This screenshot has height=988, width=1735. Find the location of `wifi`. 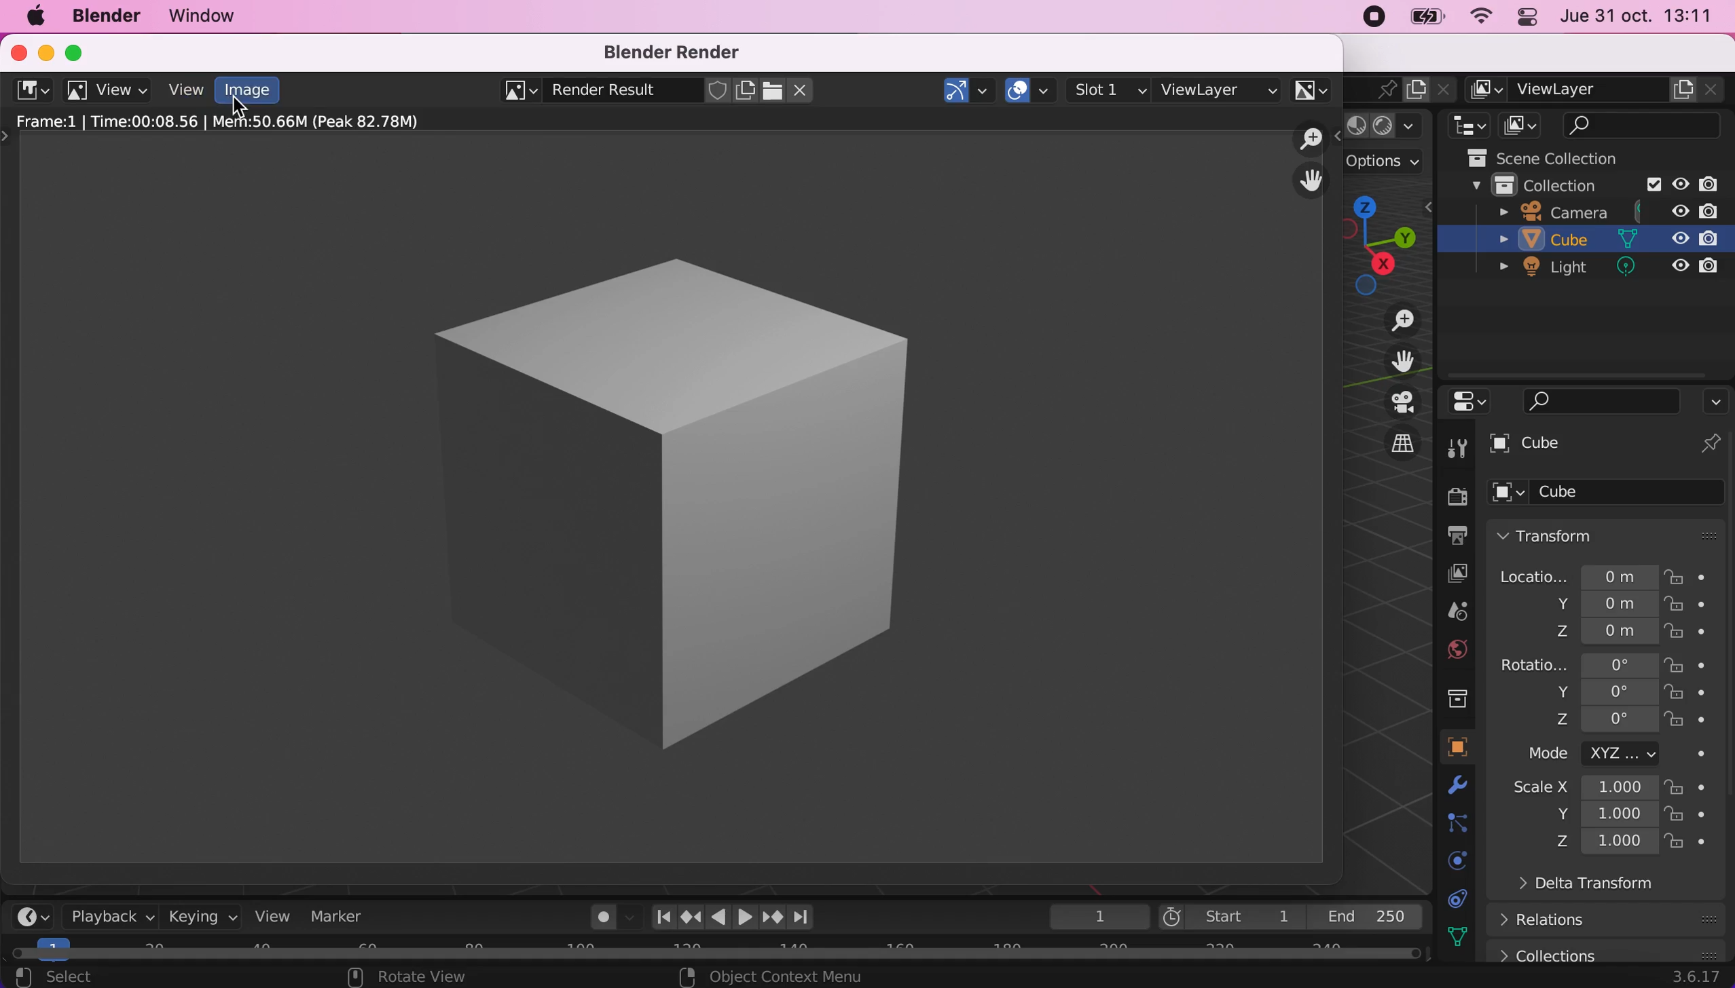

wifi is located at coordinates (1484, 17).